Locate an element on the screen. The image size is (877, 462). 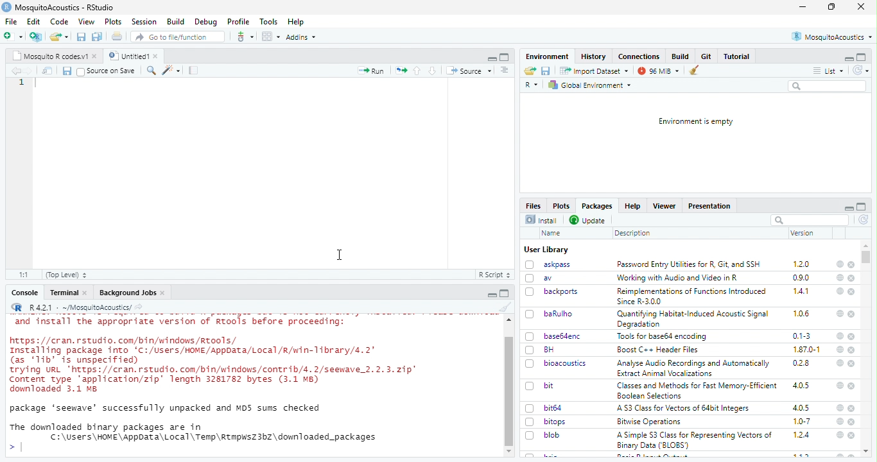
1870-1 is located at coordinates (807, 350).